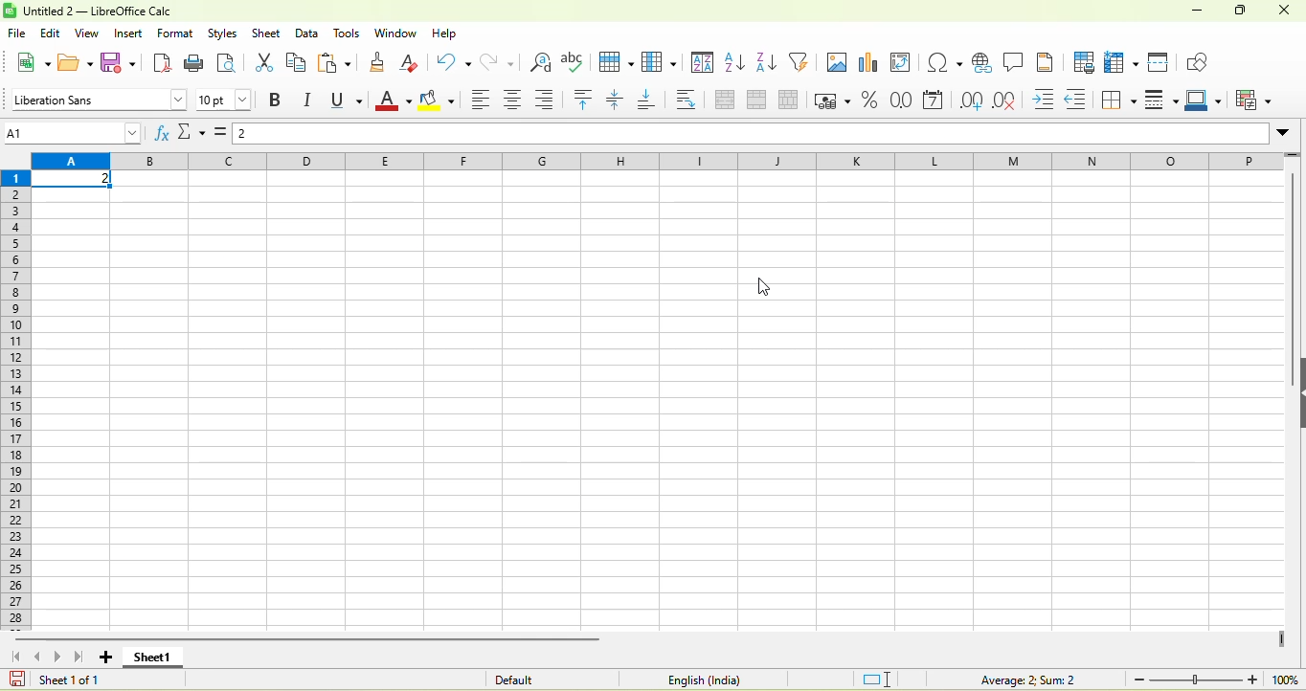 The width and height of the screenshot is (1306, 691). What do you see at coordinates (96, 99) in the screenshot?
I see `font style` at bounding box center [96, 99].